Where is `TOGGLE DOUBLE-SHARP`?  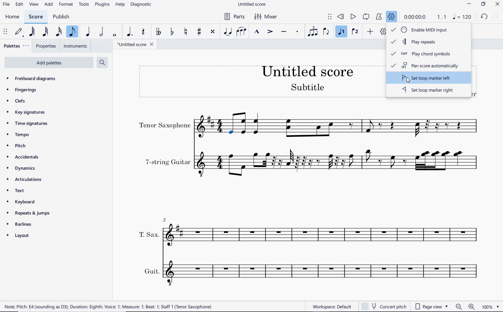
TOGGLE DOUBLE-SHARP is located at coordinates (213, 32).